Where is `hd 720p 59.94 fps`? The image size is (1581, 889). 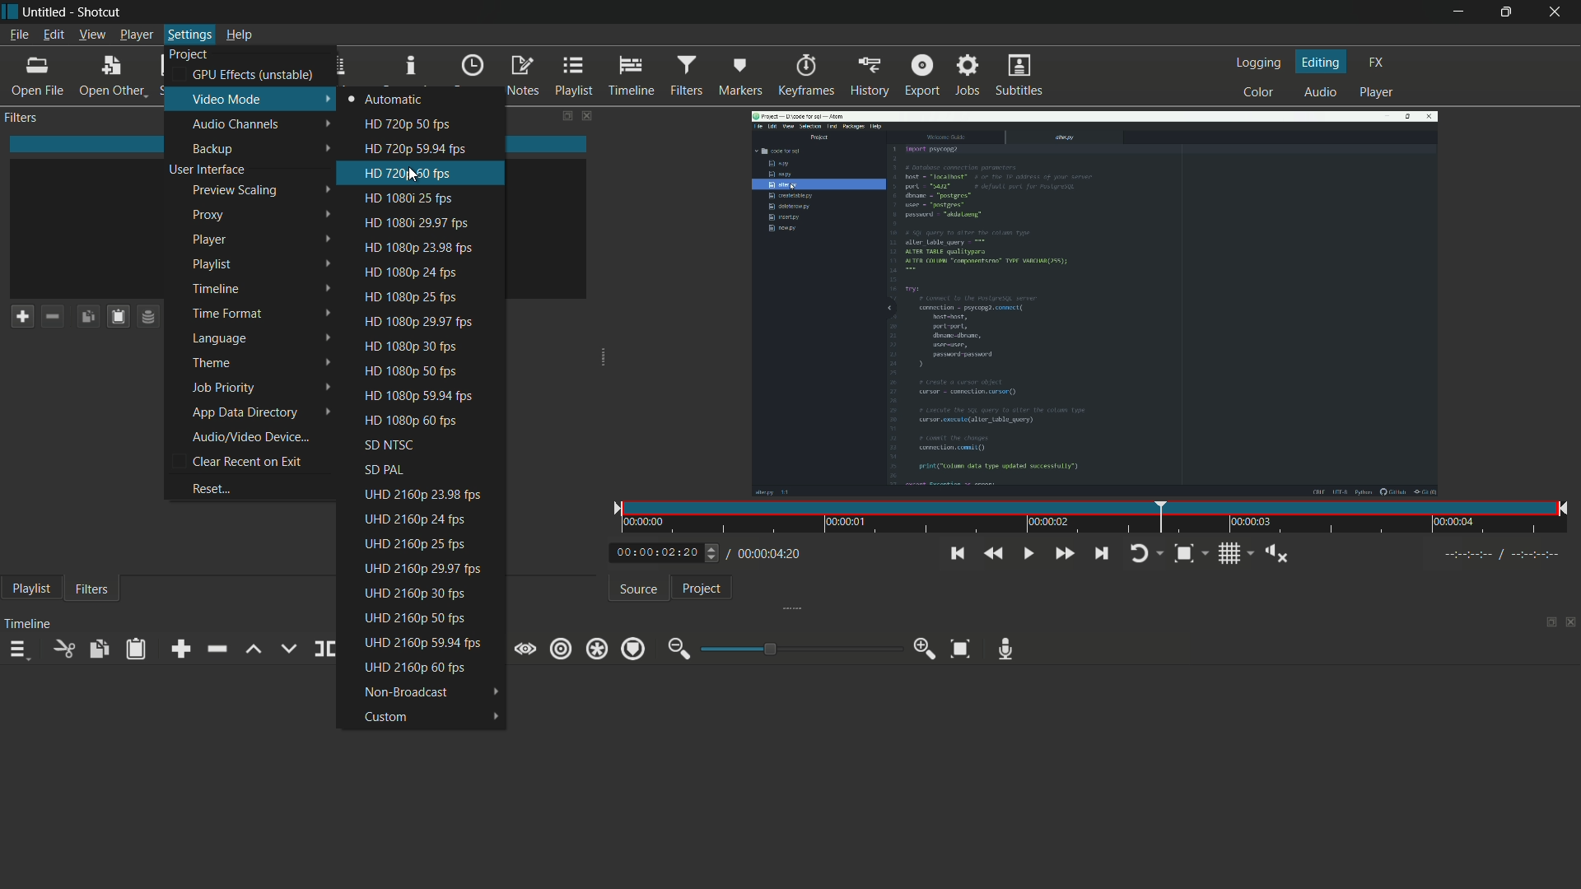
hd 720p 59.94 fps is located at coordinates (433, 149).